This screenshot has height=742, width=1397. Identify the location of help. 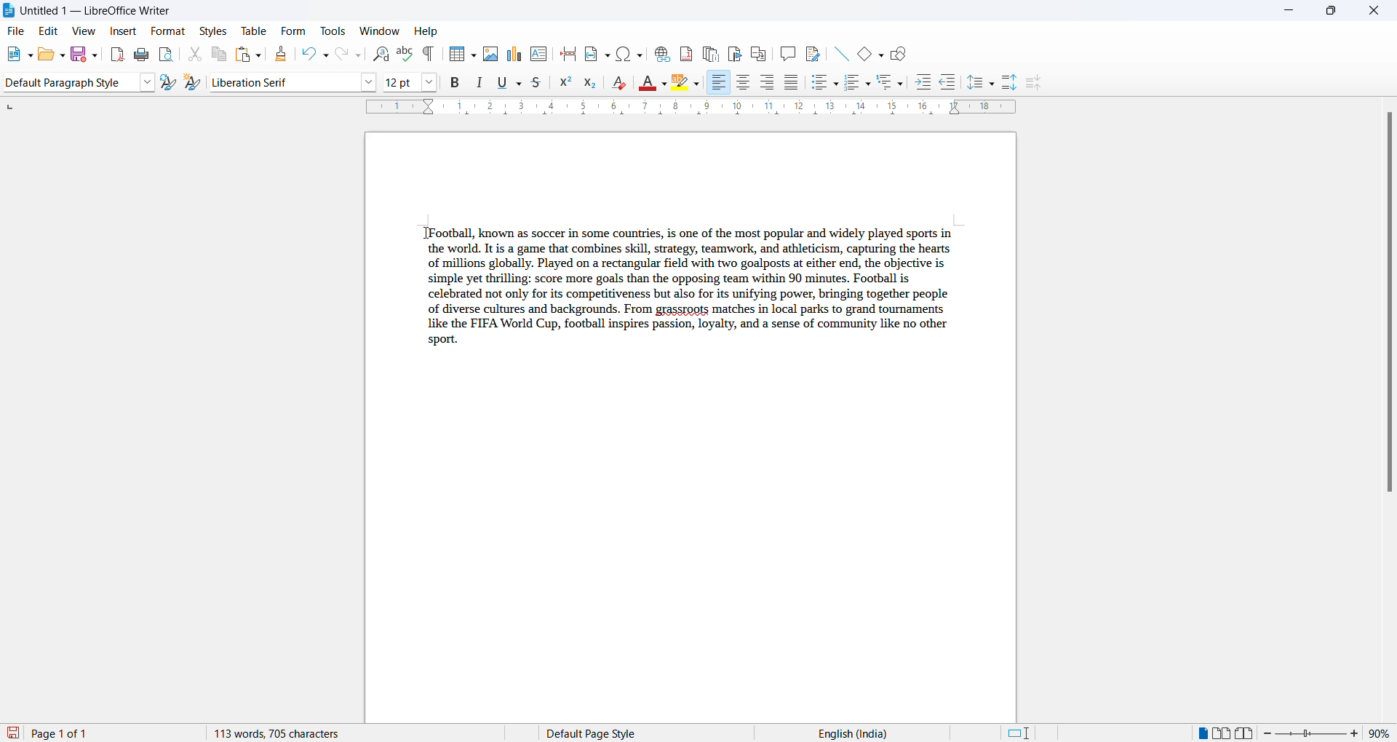
(426, 31).